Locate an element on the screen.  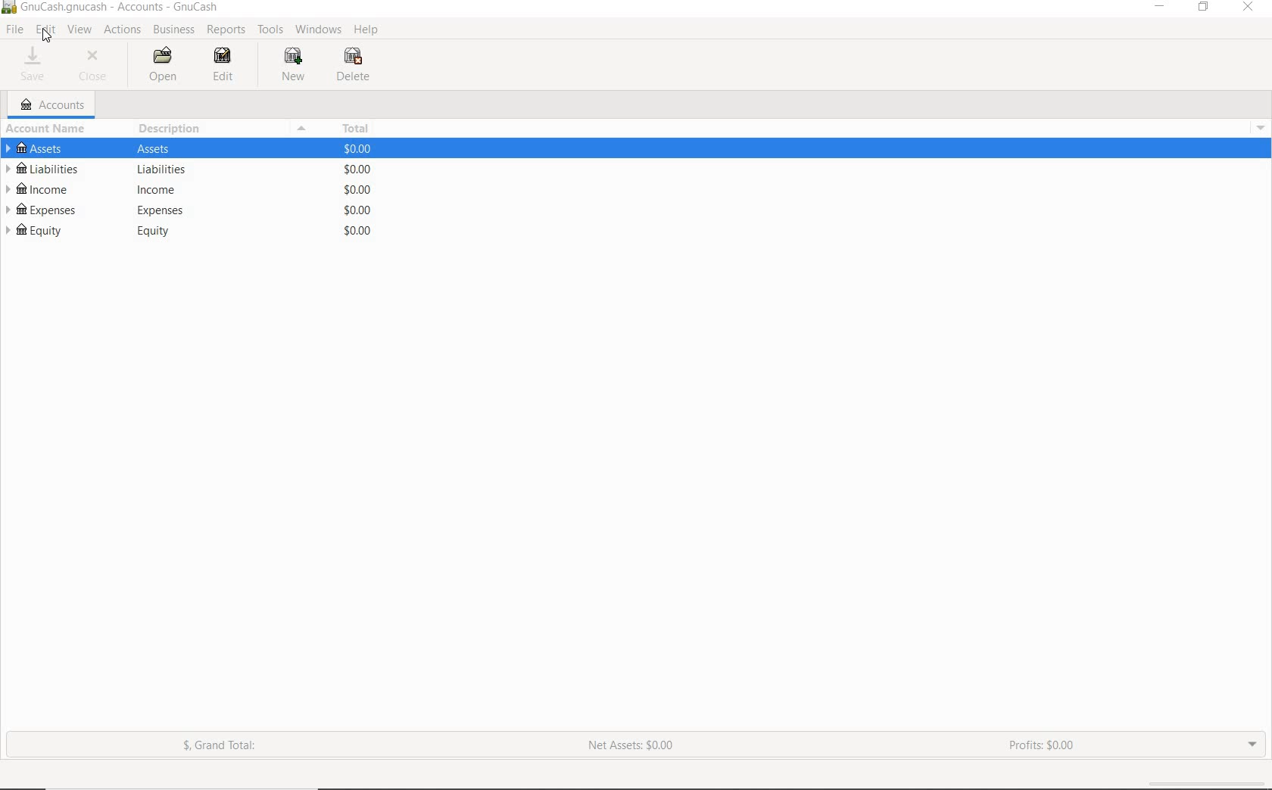
TOOLS is located at coordinates (271, 32).